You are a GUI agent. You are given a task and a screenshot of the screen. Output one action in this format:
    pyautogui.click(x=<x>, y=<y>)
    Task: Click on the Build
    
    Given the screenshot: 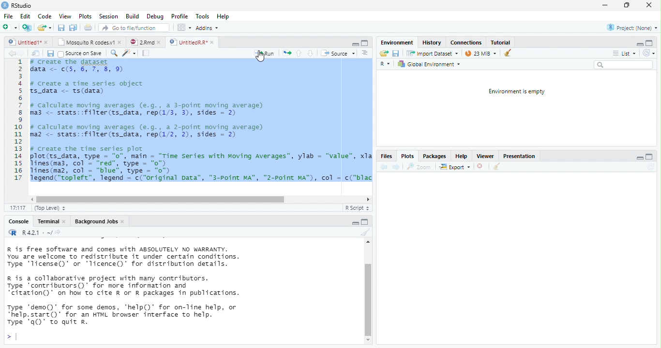 What is the action you would take?
    pyautogui.click(x=132, y=16)
    